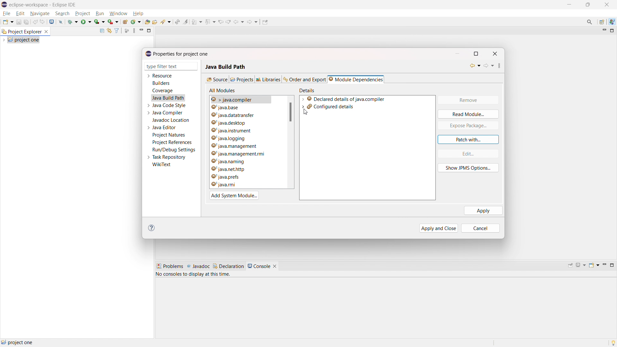 Image resolution: width=617 pixels, height=347 pixels. Describe the element at coordinates (168, 113) in the screenshot. I see `java compiler` at that location.